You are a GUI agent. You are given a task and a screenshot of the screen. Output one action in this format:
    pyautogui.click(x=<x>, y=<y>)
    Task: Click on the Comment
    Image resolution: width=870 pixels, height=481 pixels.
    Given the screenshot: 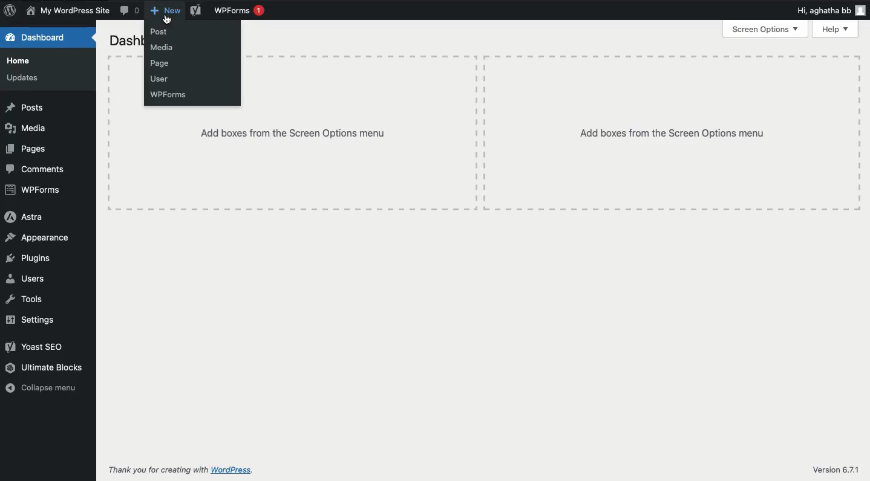 What is the action you would take?
    pyautogui.click(x=131, y=10)
    